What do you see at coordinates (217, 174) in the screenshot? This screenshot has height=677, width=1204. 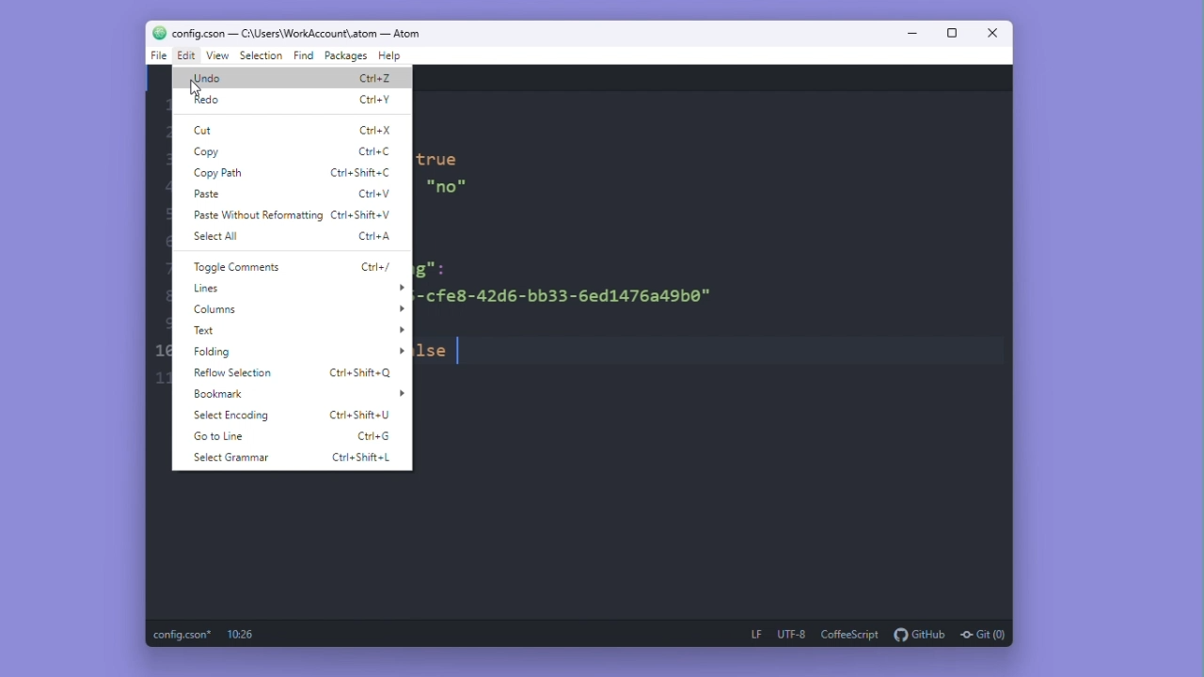 I see `copy path` at bounding box center [217, 174].